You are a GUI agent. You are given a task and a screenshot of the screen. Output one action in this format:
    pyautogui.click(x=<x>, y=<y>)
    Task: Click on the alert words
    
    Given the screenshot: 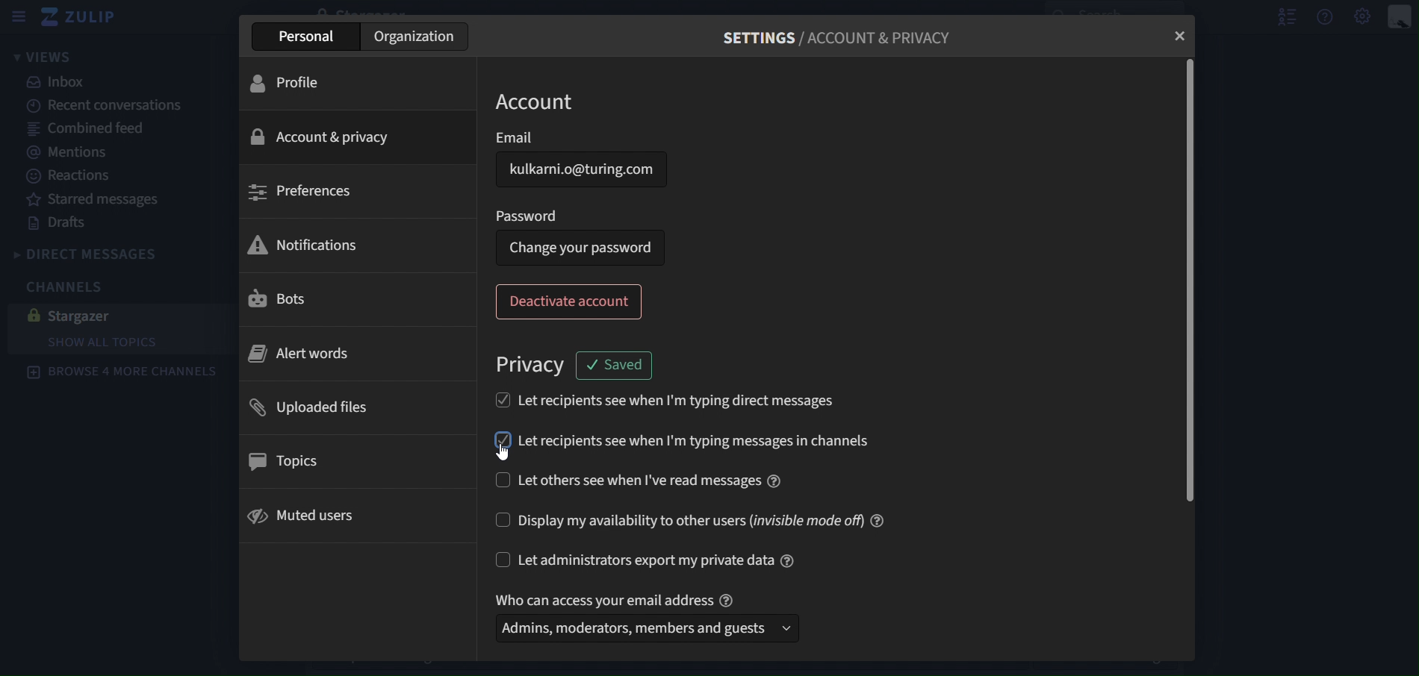 What is the action you would take?
    pyautogui.click(x=301, y=355)
    